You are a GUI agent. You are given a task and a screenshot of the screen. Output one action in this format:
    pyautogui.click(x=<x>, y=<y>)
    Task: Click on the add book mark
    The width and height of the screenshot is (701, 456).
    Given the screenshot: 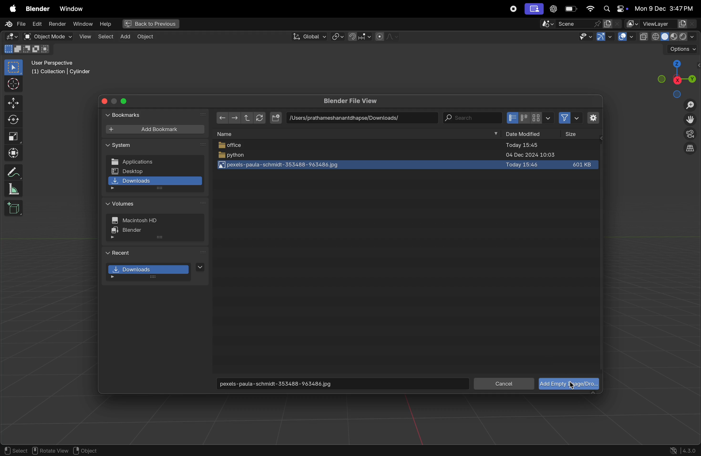 What is the action you would take?
    pyautogui.click(x=155, y=130)
    